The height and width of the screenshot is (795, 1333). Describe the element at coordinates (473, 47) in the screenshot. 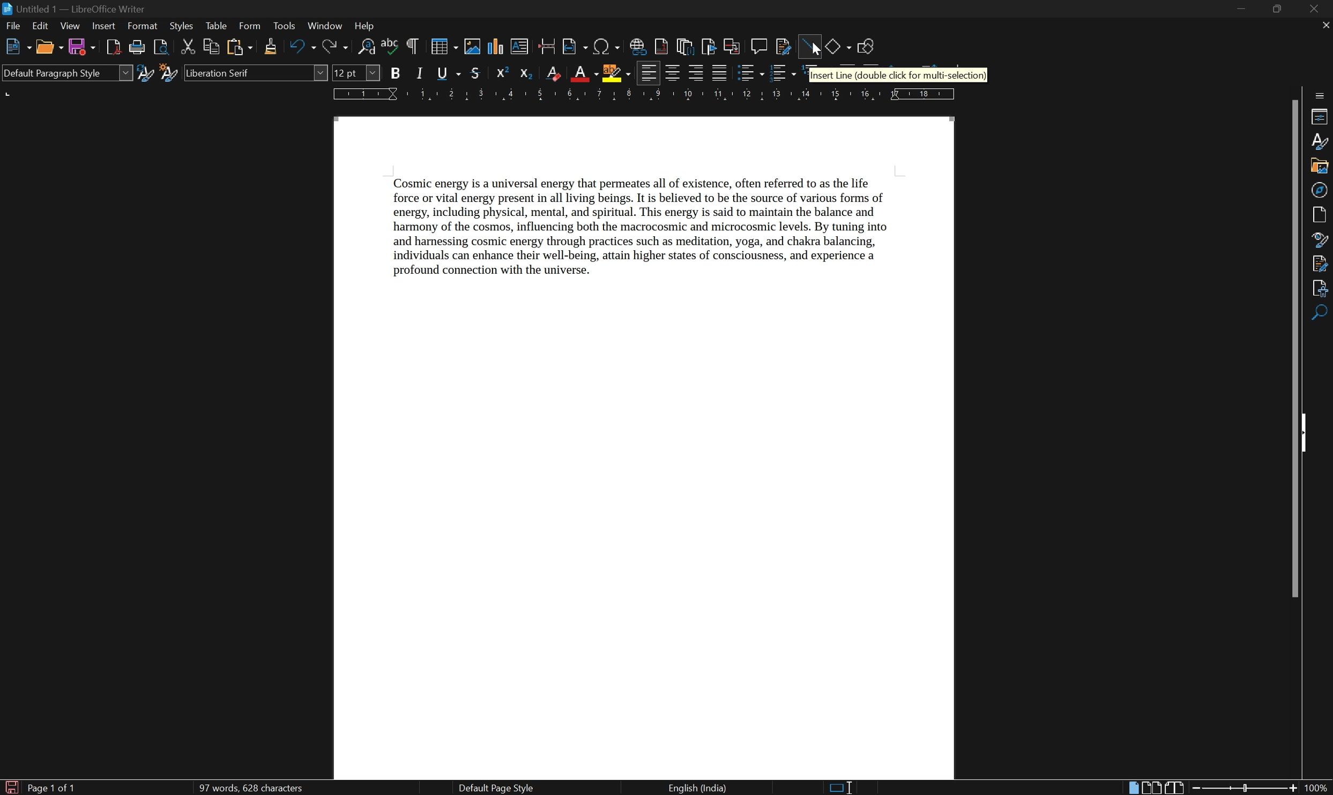

I see `insert image` at that location.